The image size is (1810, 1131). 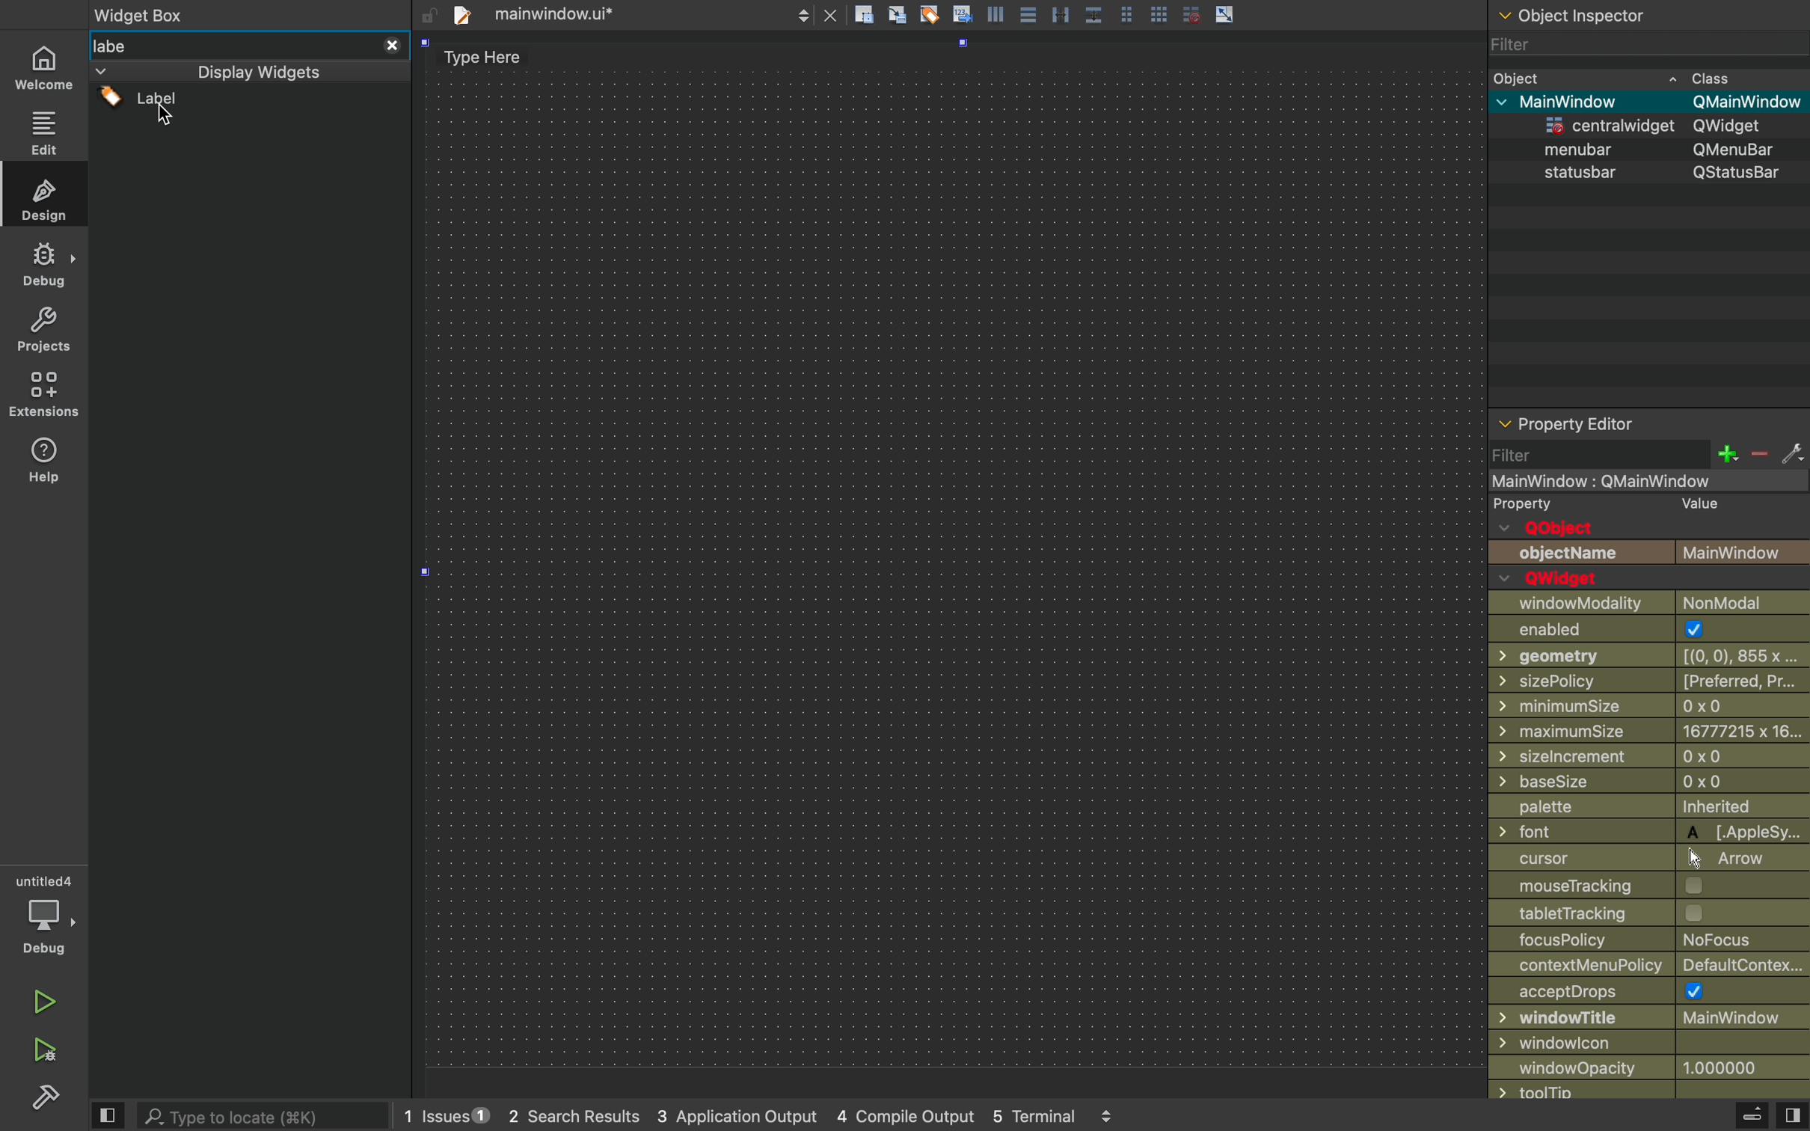 I want to click on property, so click(x=1524, y=505).